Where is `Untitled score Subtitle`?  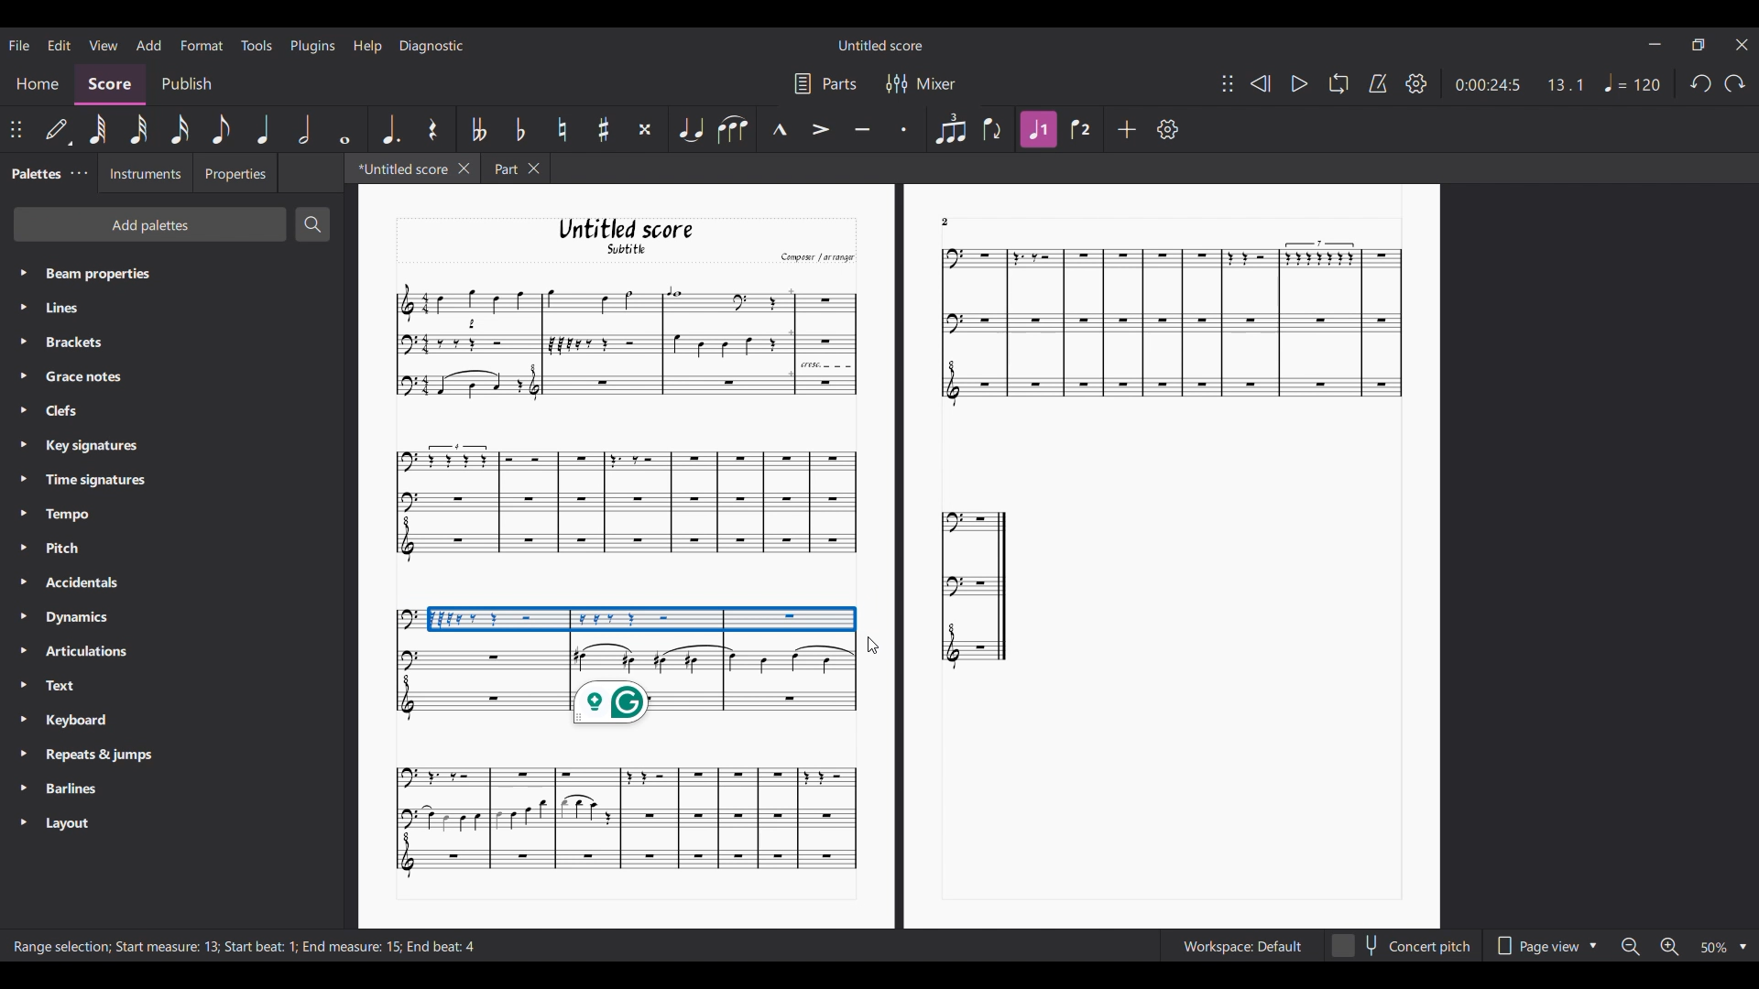 Untitled score Subtitle is located at coordinates (643, 237).